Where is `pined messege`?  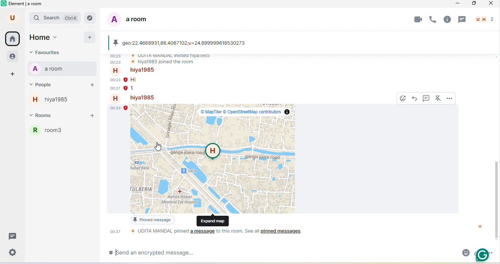
pined messege is located at coordinates (152, 220).